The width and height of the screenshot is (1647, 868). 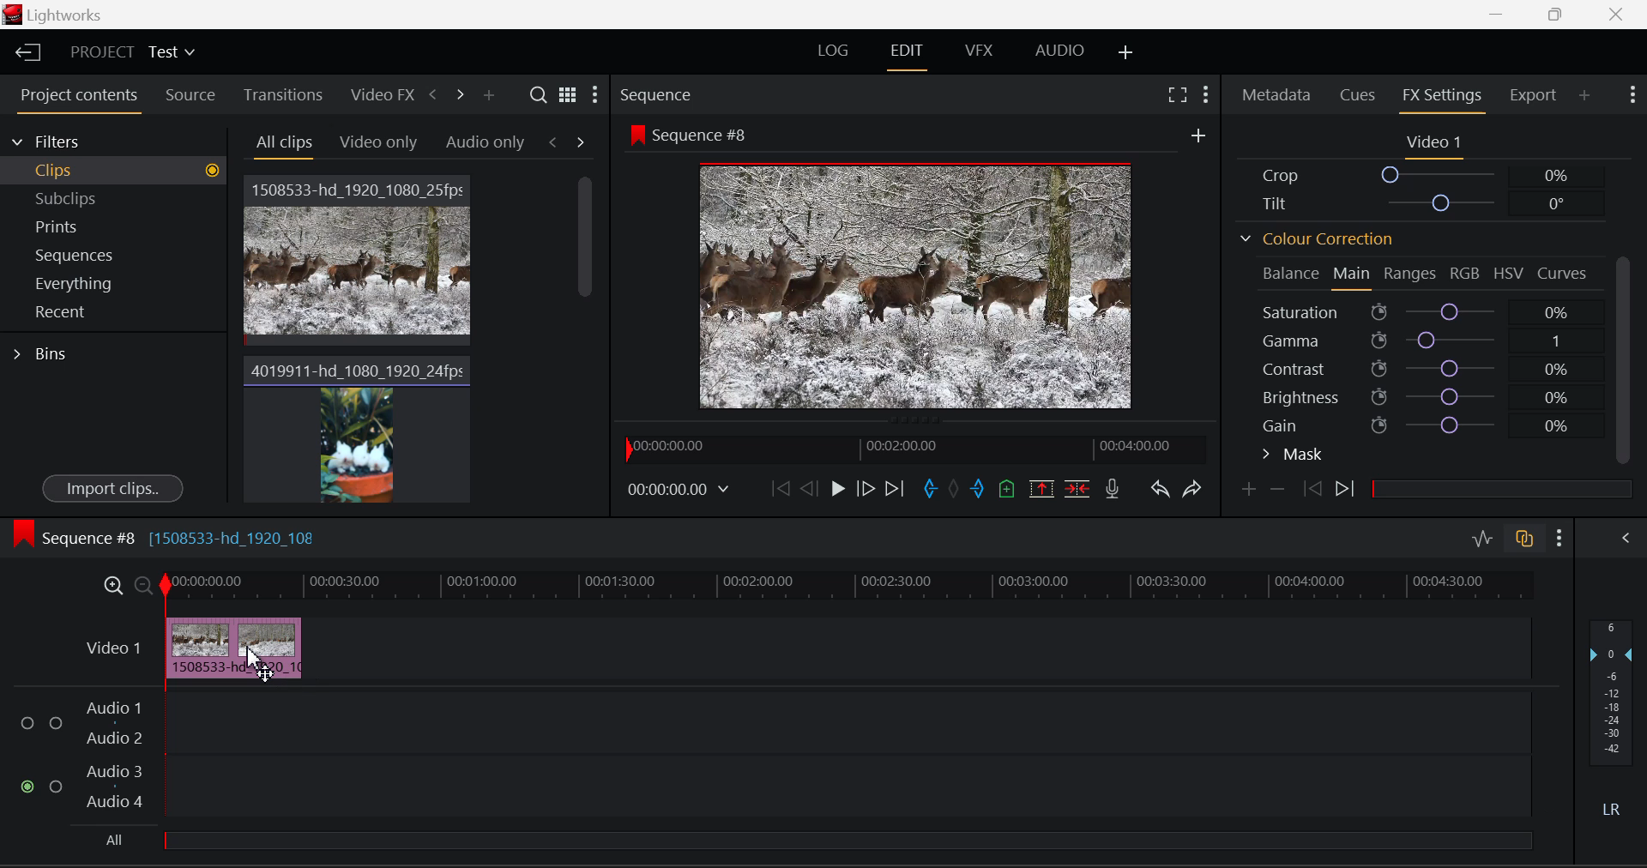 What do you see at coordinates (1158, 491) in the screenshot?
I see `Undo` at bounding box center [1158, 491].